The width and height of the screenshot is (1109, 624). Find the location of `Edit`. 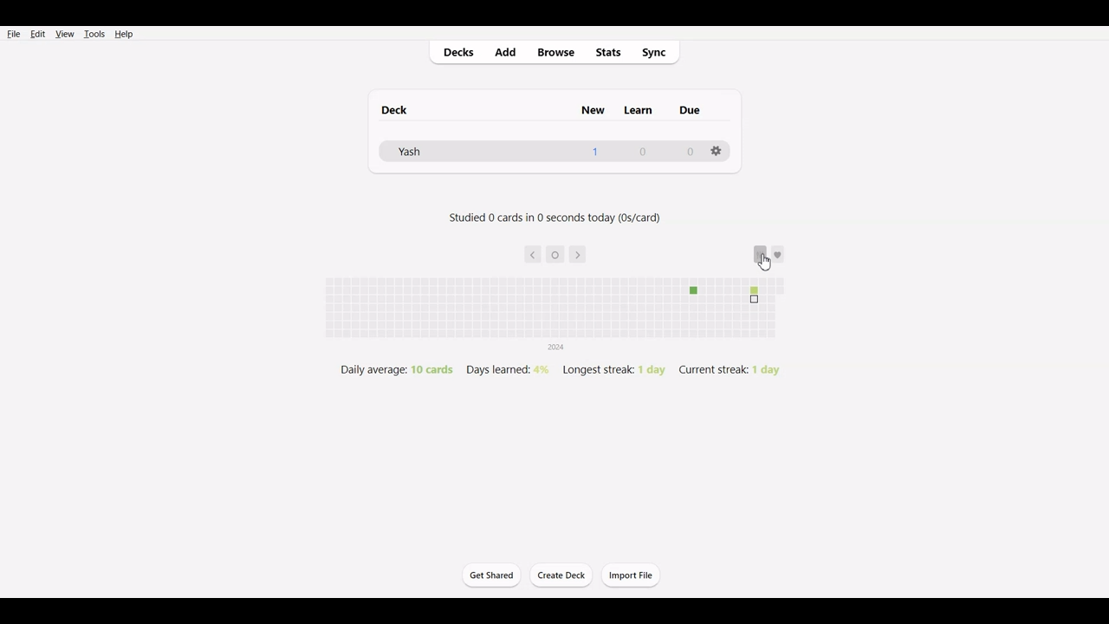

Edit is located at coordinates (37, 34).